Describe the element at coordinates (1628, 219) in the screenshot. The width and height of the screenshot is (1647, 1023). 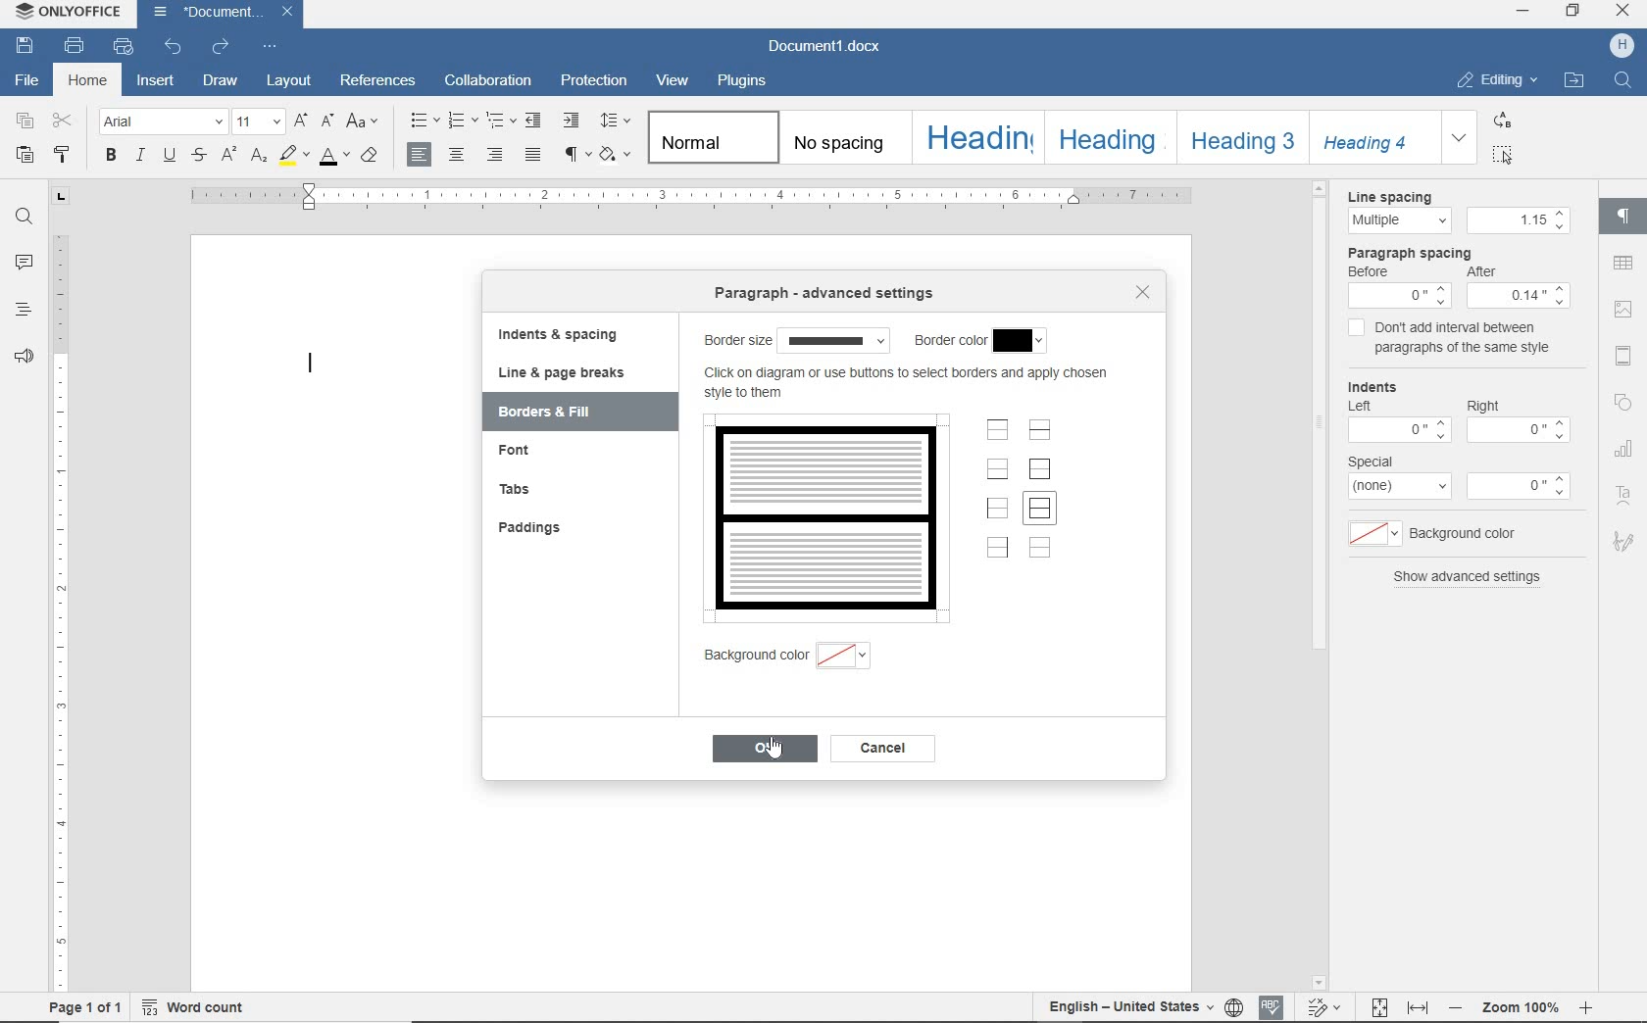
I see `paragraph settings` at that location.